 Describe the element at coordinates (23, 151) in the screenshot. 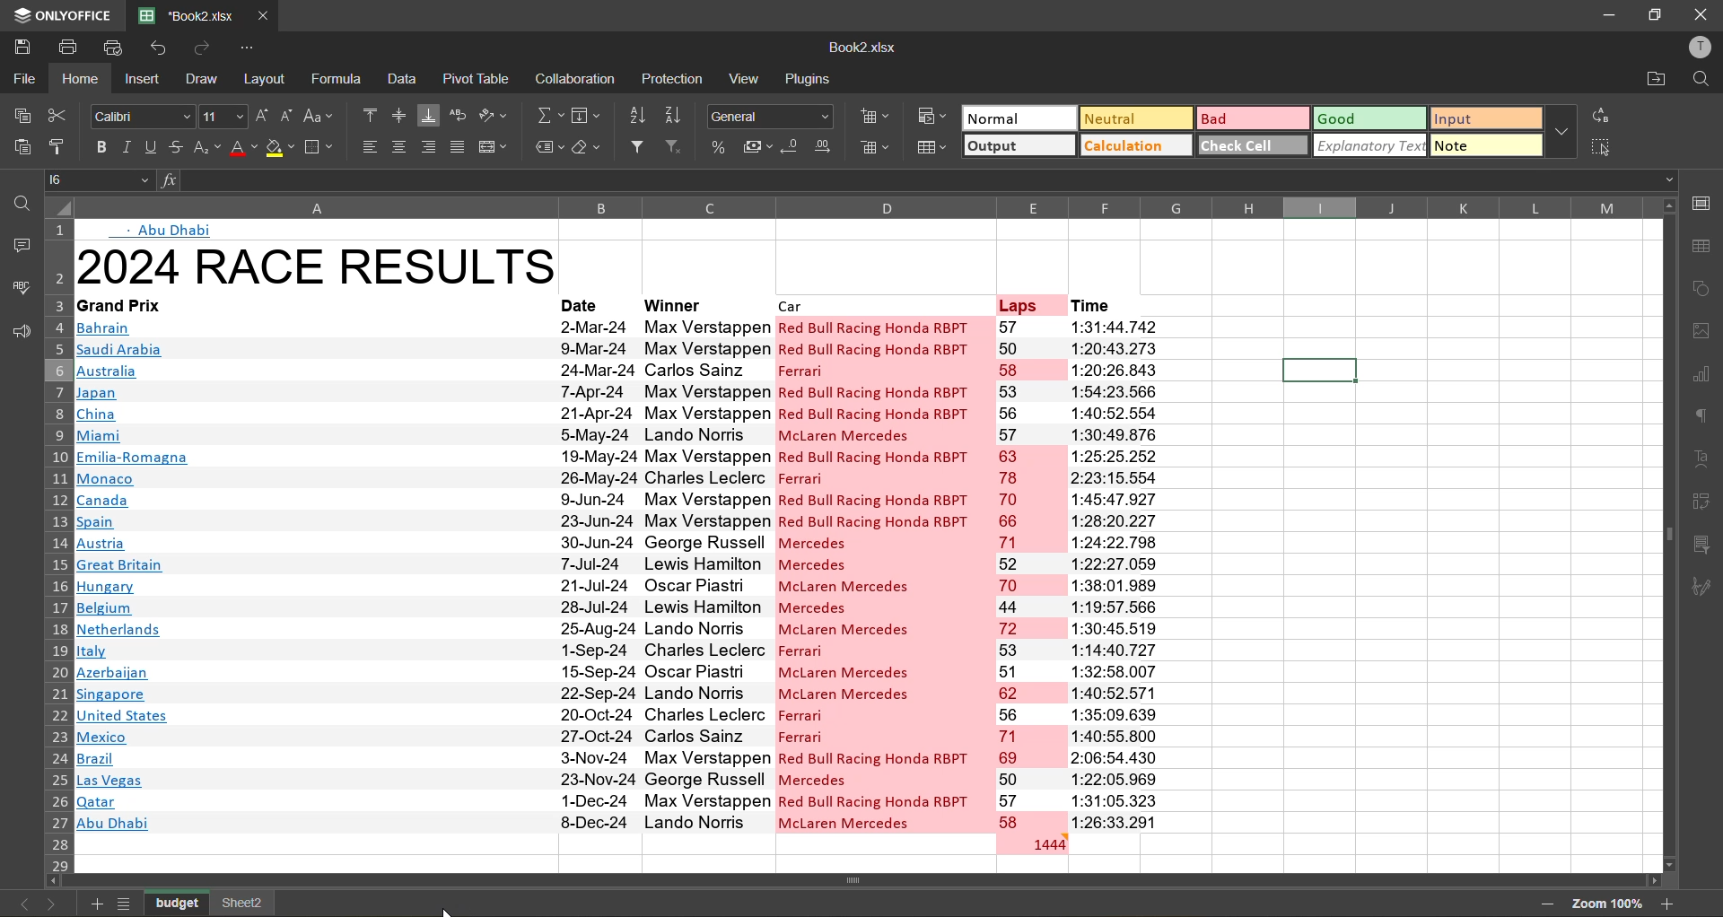

I see `paste` at that location.